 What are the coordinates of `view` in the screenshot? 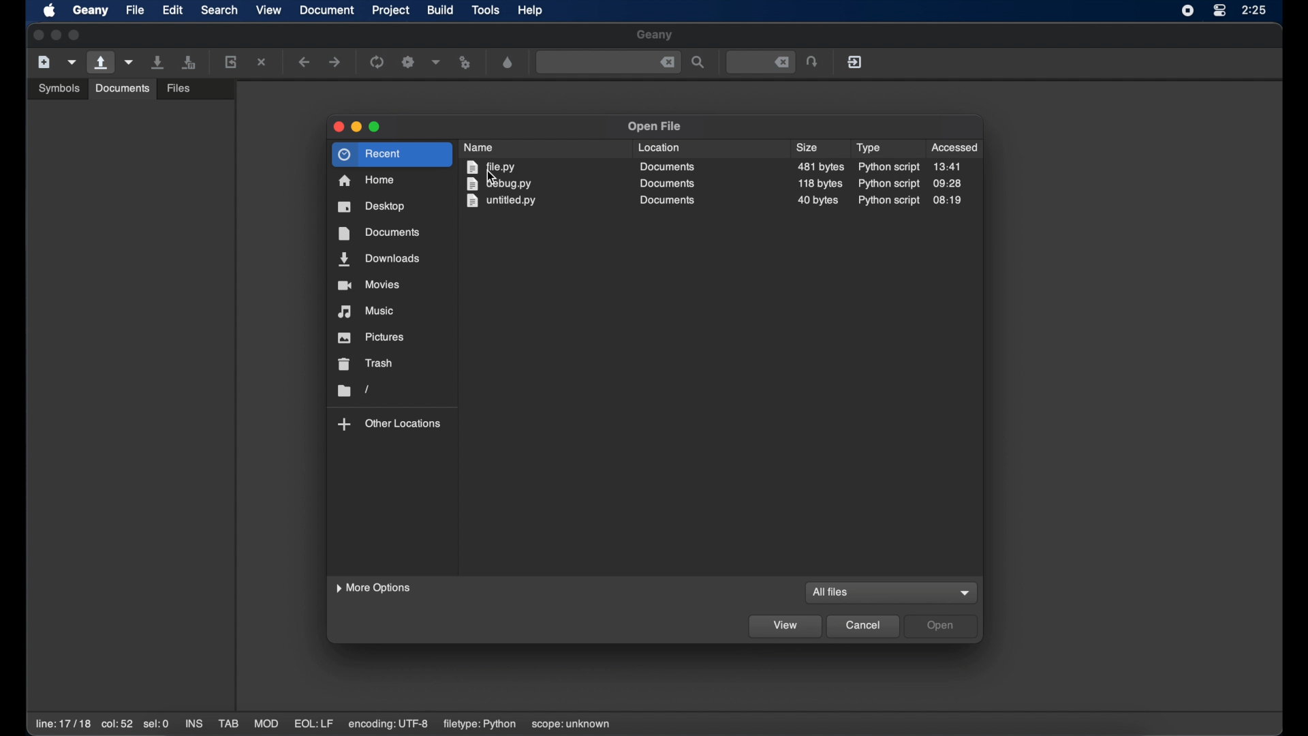 It's located at (269, 10).